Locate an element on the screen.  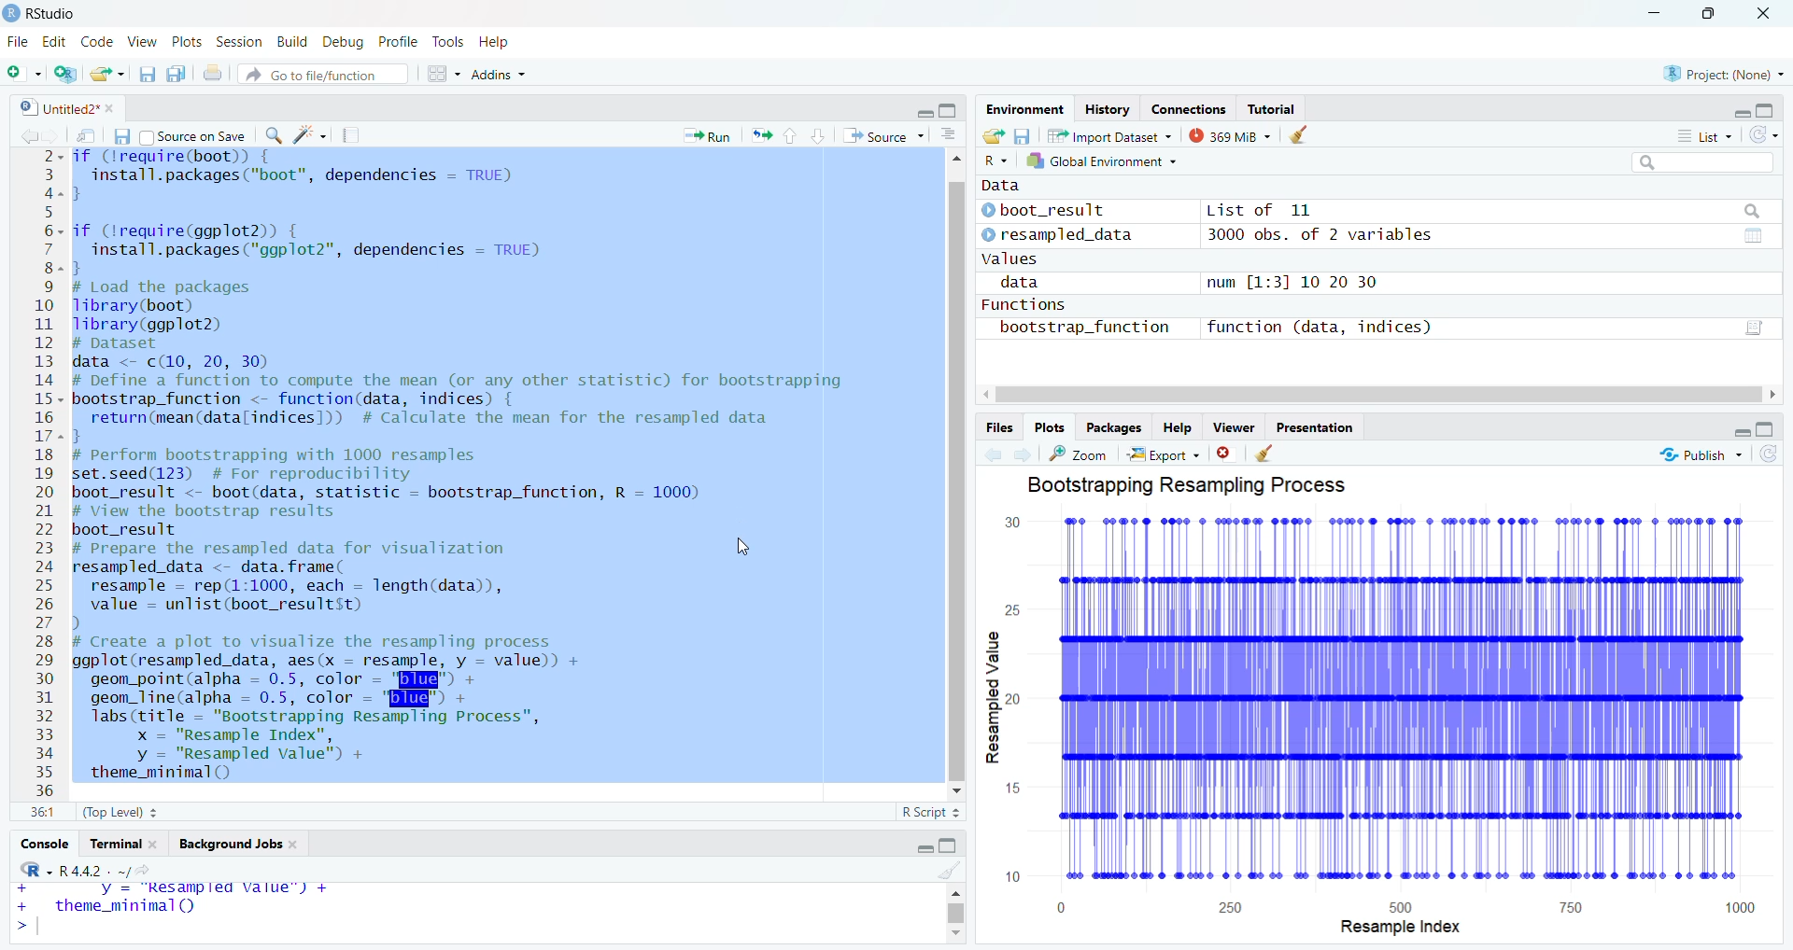
horizontal scroll bar is located at coordinates (1376, 398).